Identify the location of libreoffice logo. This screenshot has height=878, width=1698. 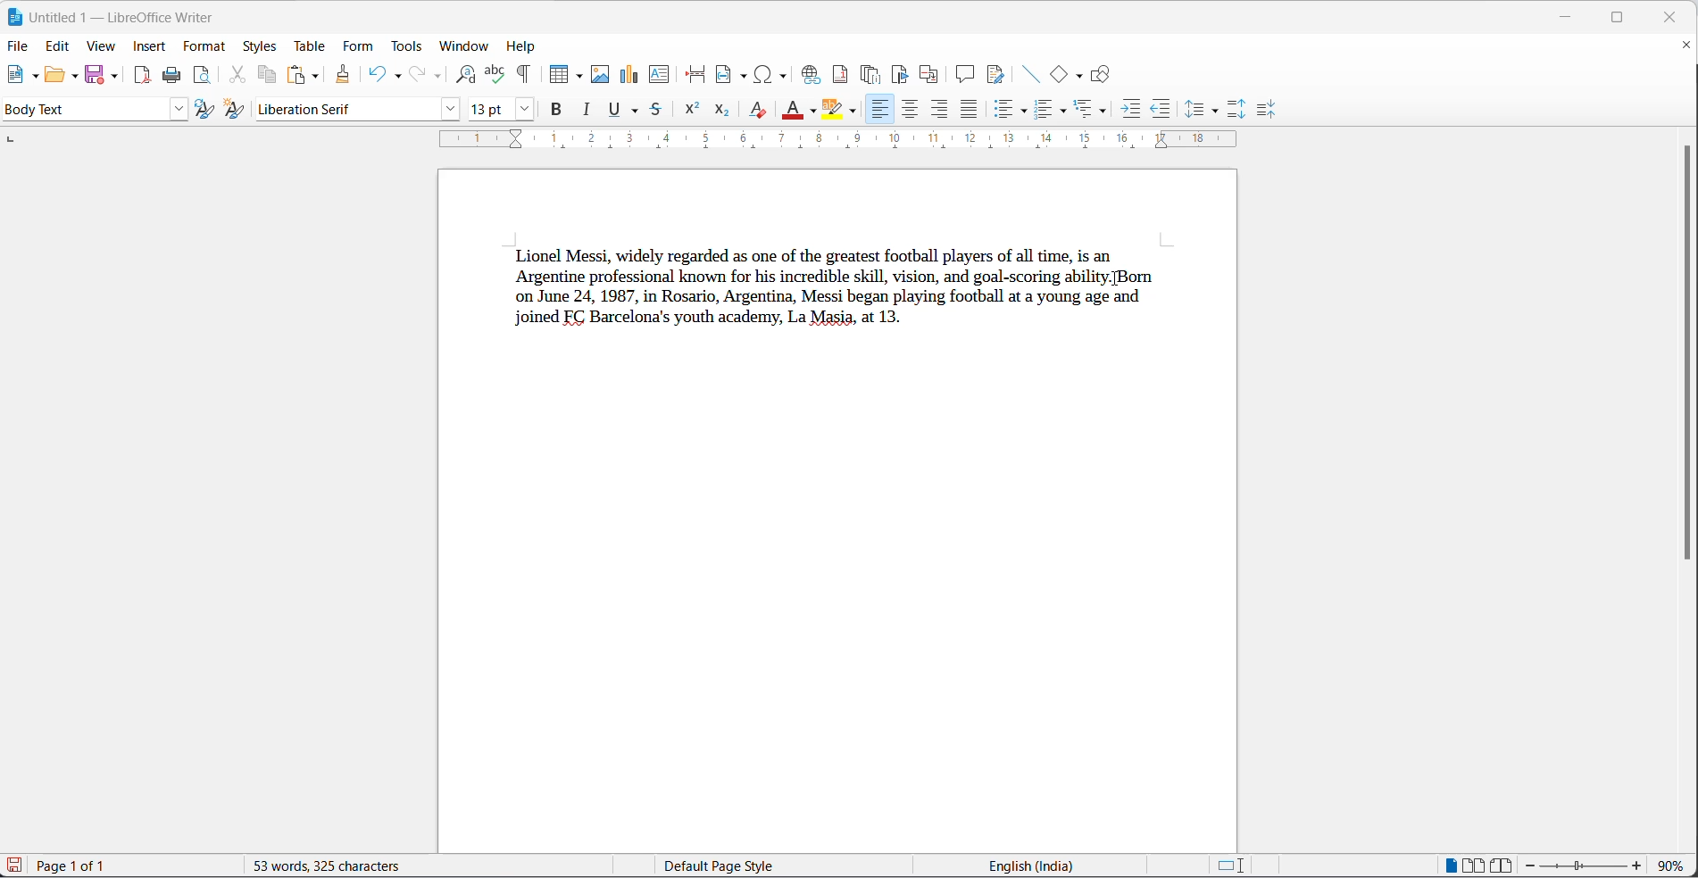
(15, 17).